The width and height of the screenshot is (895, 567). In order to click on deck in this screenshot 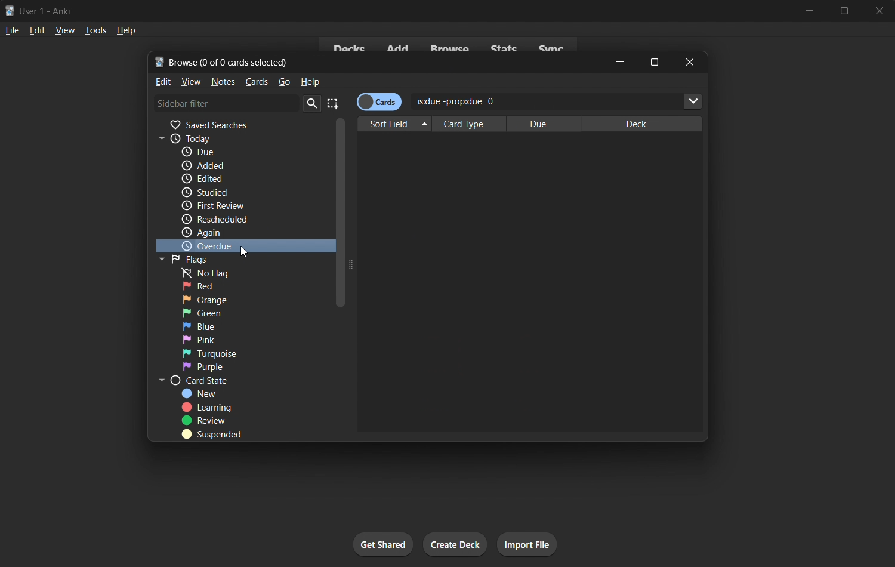, I will do `click(644, 124)`.